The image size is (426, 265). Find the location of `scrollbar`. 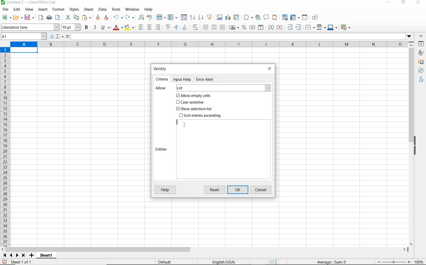

scrollbar is located at coordinates (412, 143).